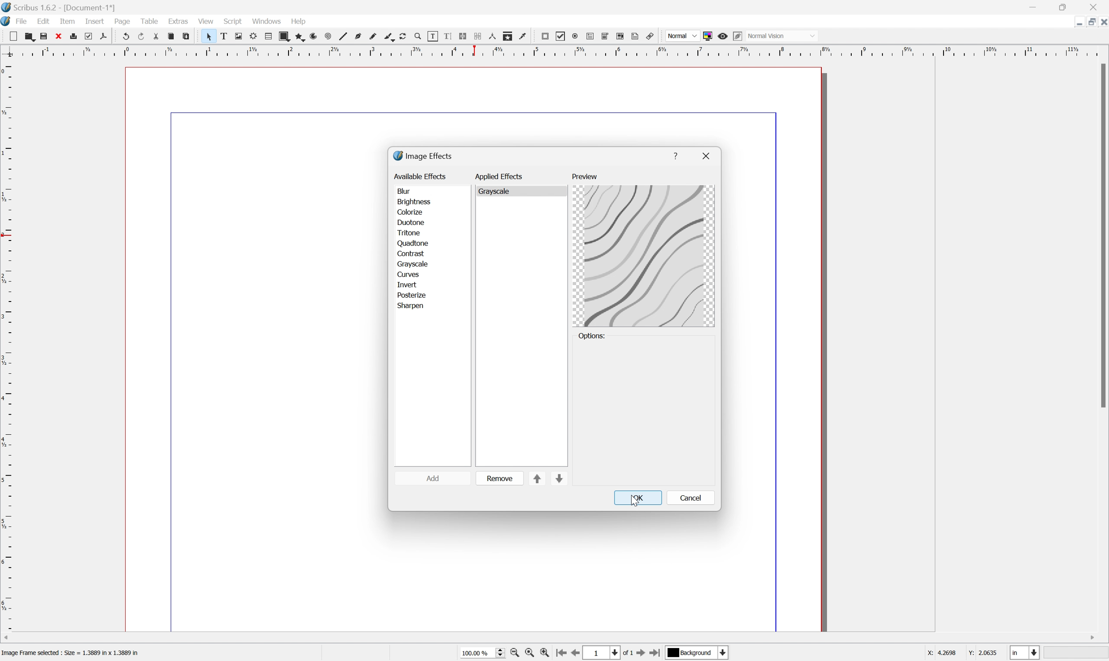 Image resolution: width=1109 pixels, height=661 pixels. I want to click on Zoom in or out, so click(422, 37).